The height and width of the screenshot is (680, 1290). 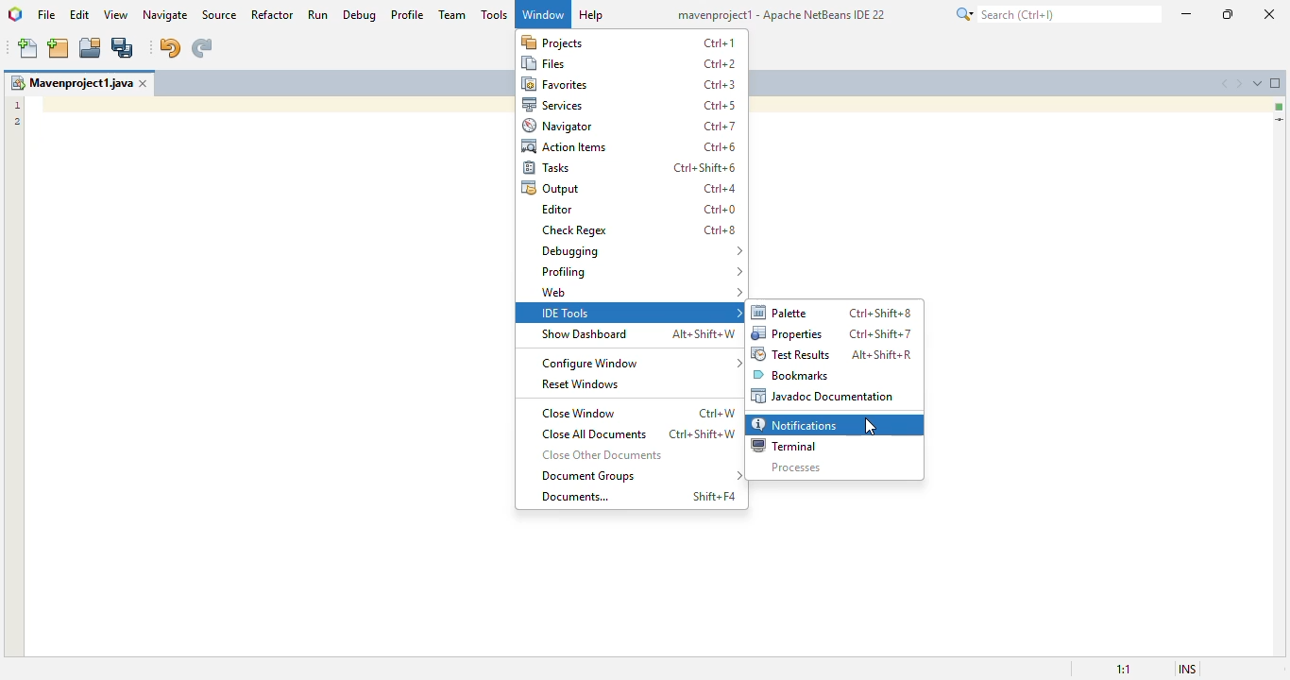 I want to click on no errors, so click(x=1280, y=107).